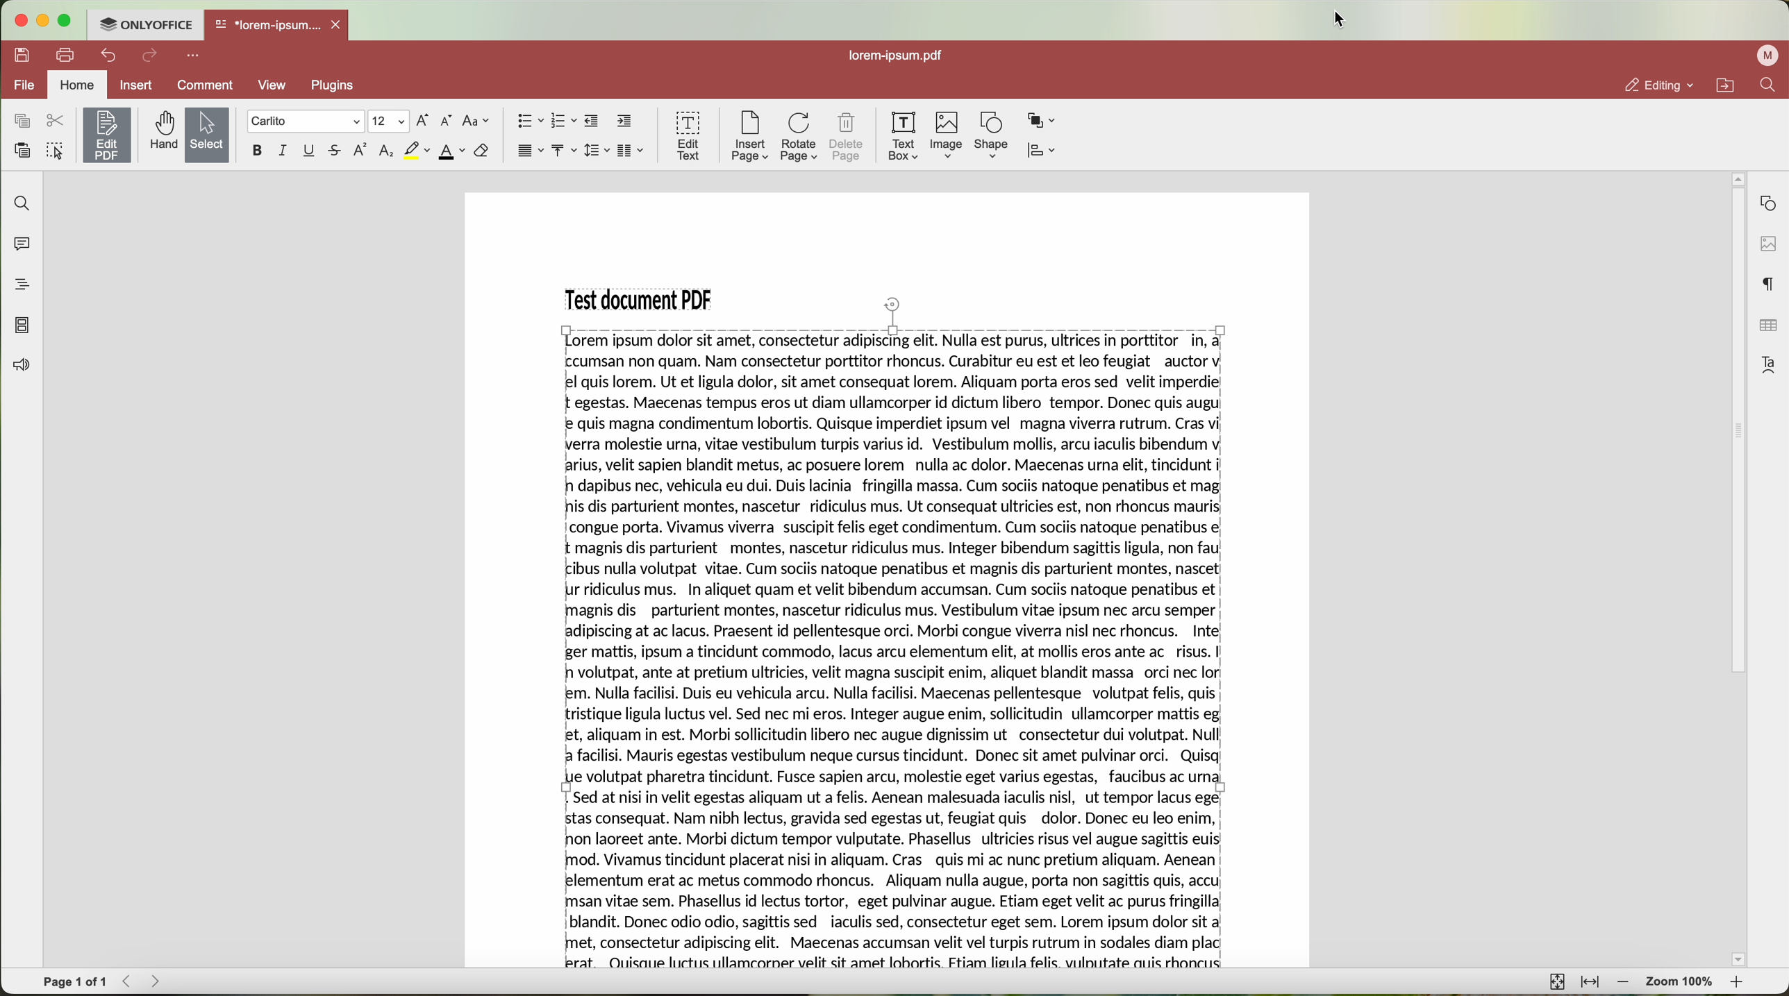 The image size is (1789, 996). Describe the element at coordinates (22, 56) in the screenshot. I see `save` at that location.